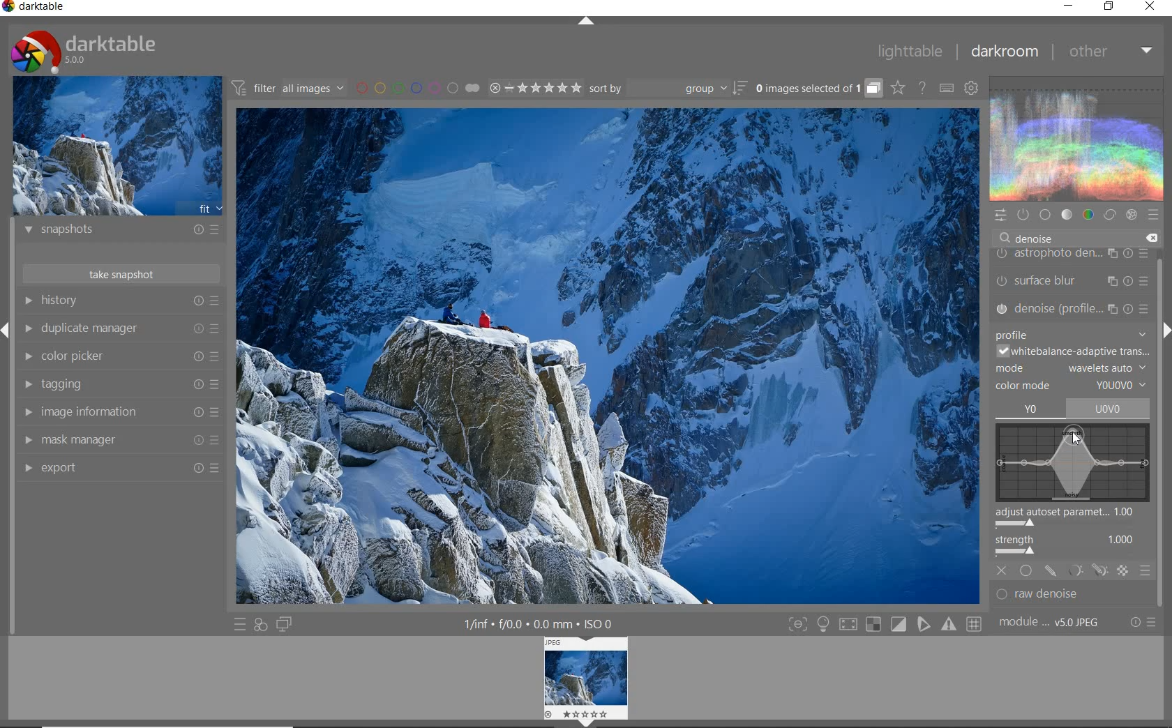  I want to click on image preview, so click(117, 145).